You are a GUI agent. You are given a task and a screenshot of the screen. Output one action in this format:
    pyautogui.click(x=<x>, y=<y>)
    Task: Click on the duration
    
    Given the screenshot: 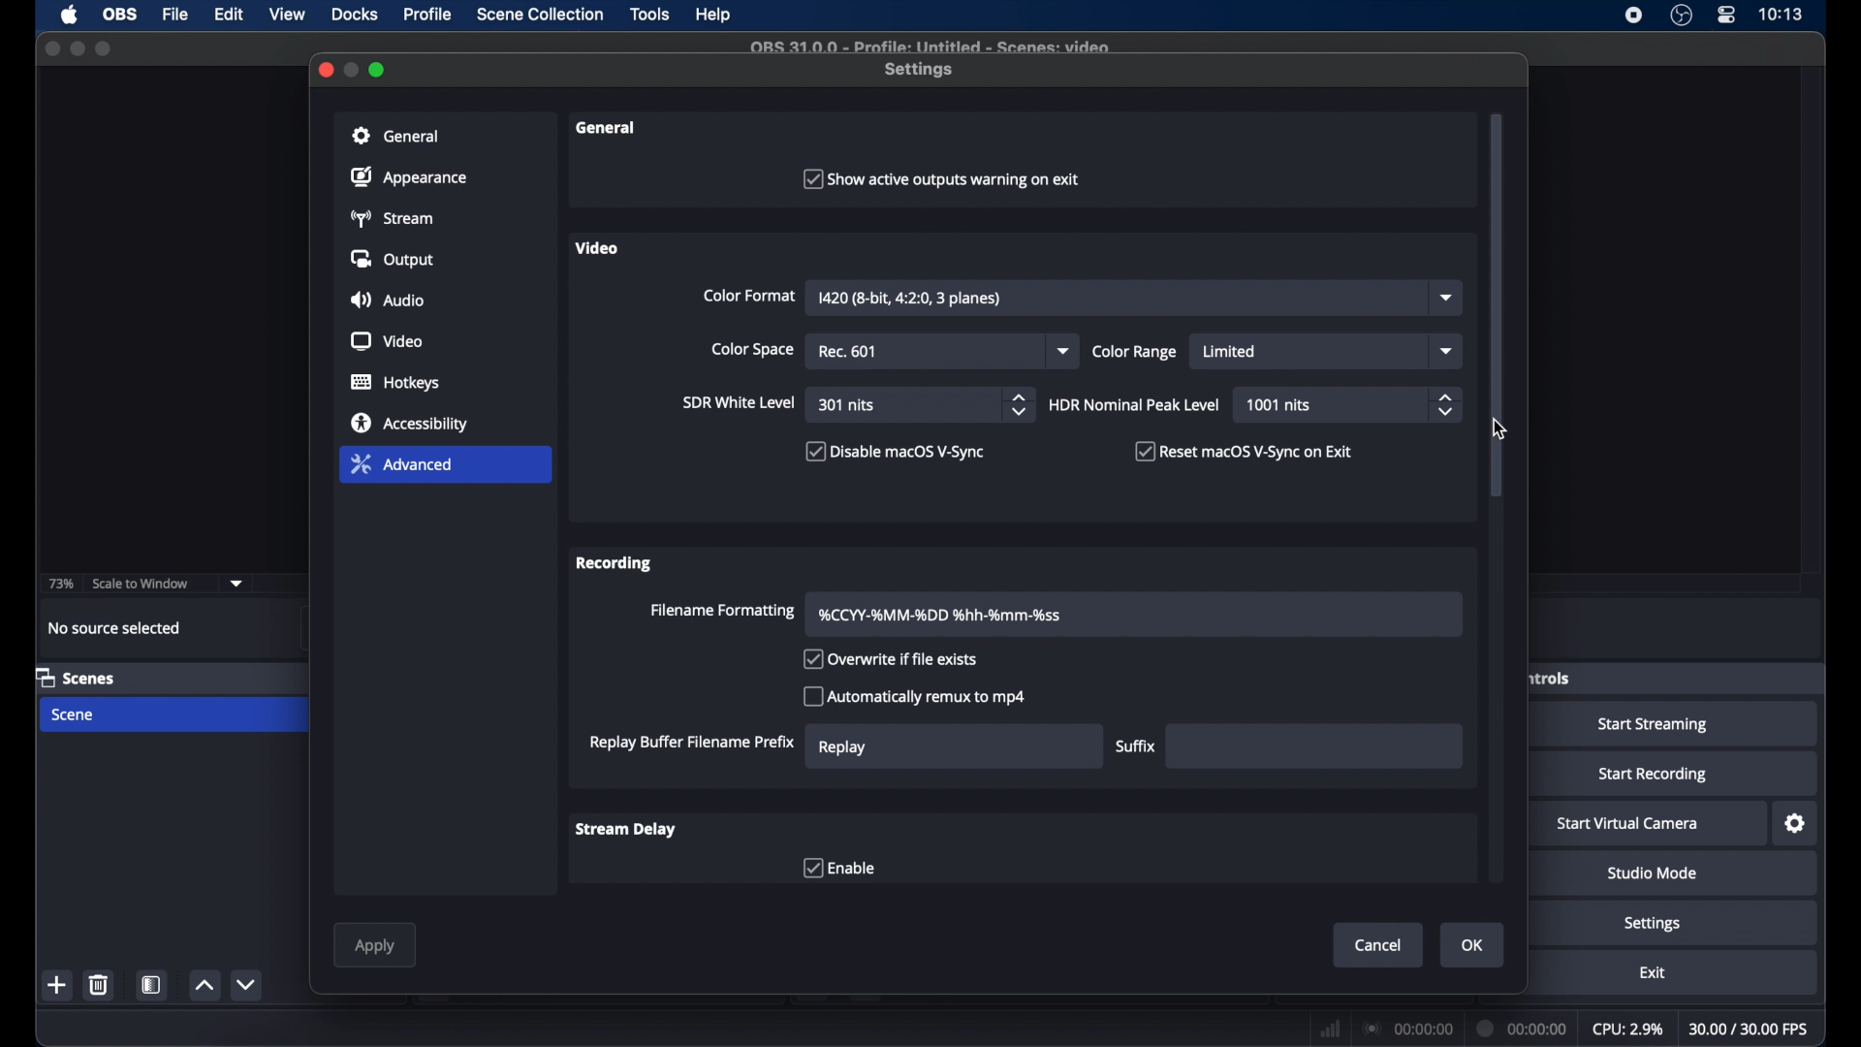 What is the action you would take?
    pyautogui.click(x=1523, y=1027)
    